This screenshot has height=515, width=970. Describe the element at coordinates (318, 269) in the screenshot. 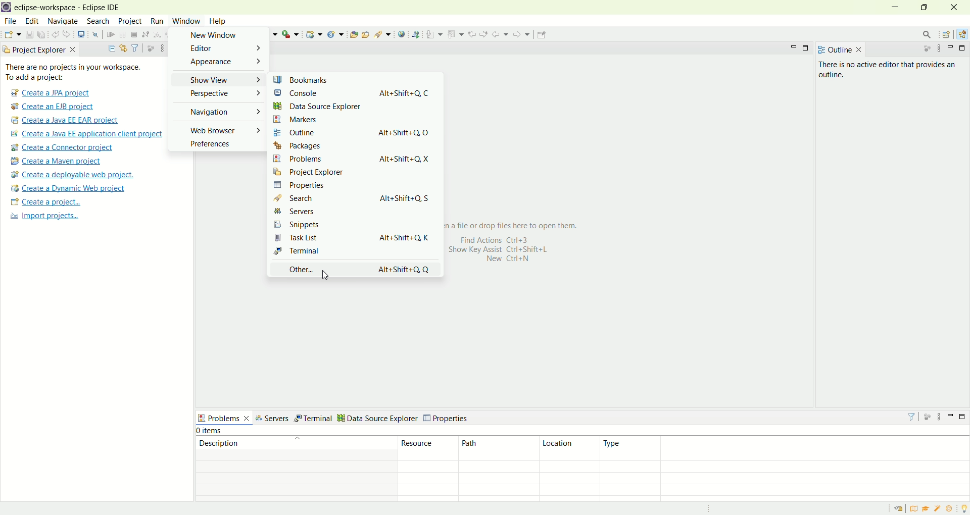

I see `other` at that location.